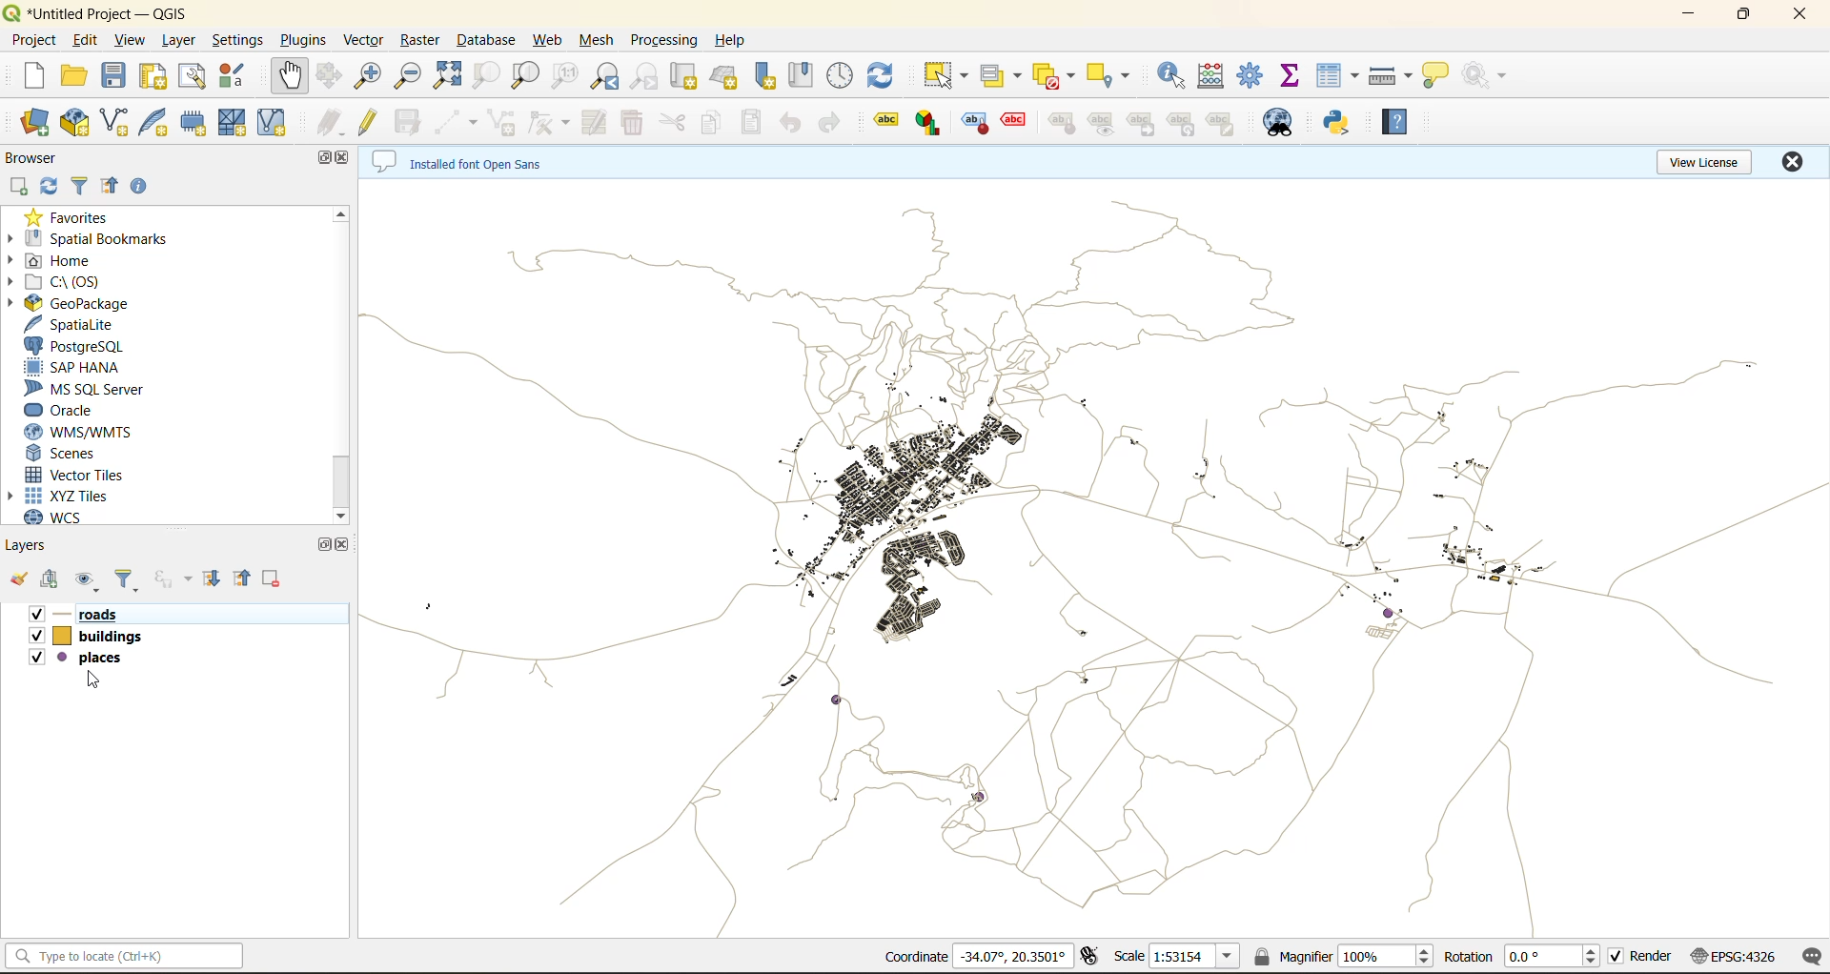 The image size is (1830, 974). What do you see at coordinates (1638, 957) in the screenshot?
I see `render` at bounding box center [1638, 957].